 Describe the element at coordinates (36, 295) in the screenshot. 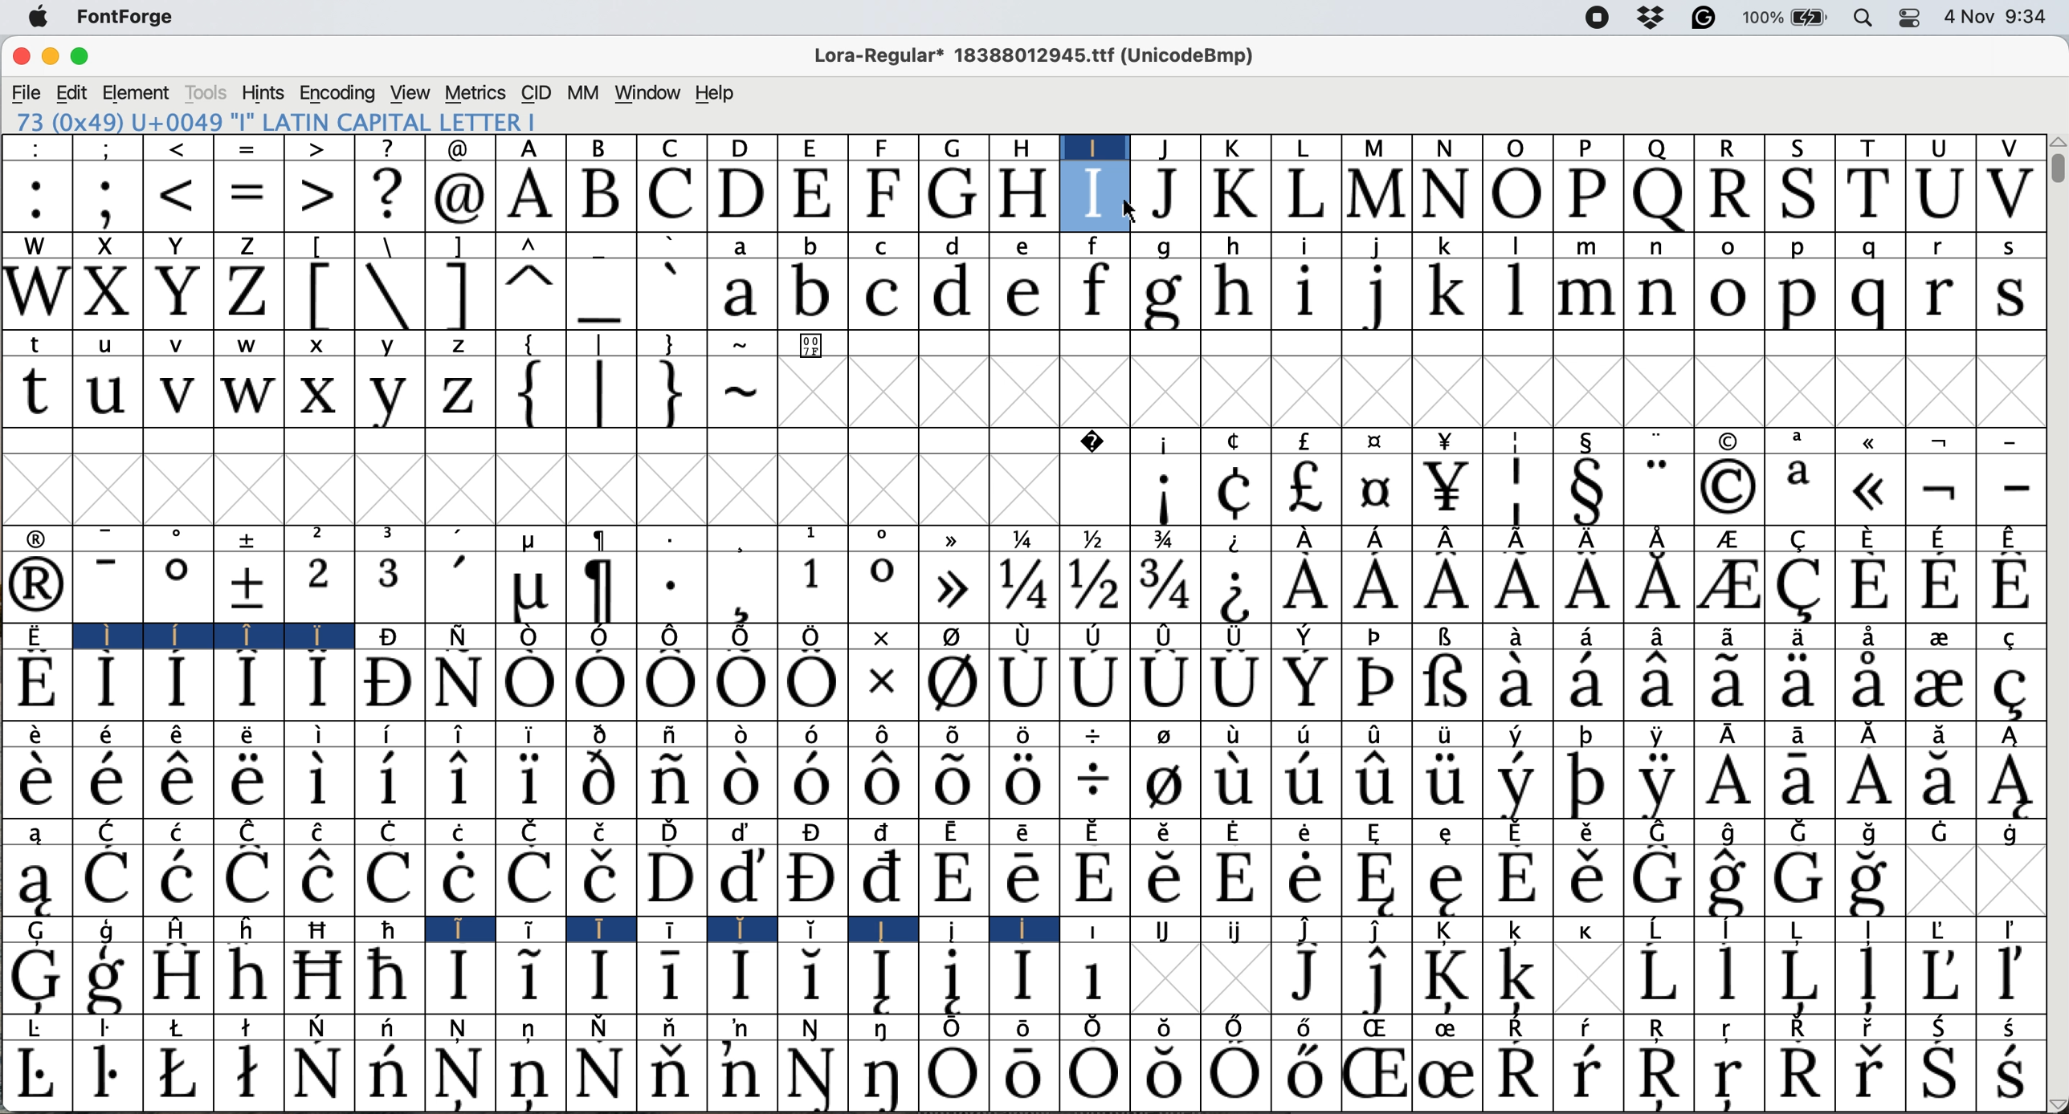

I see `W` at that location.